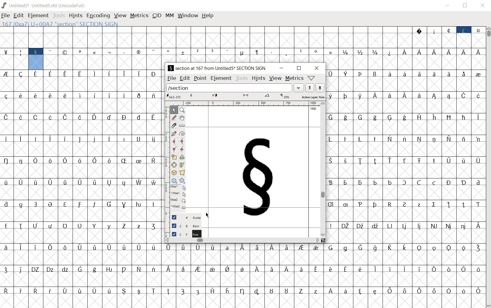  Describe the element at coordinates (404, 73) in the screenshot. I see `special letters` at that location.